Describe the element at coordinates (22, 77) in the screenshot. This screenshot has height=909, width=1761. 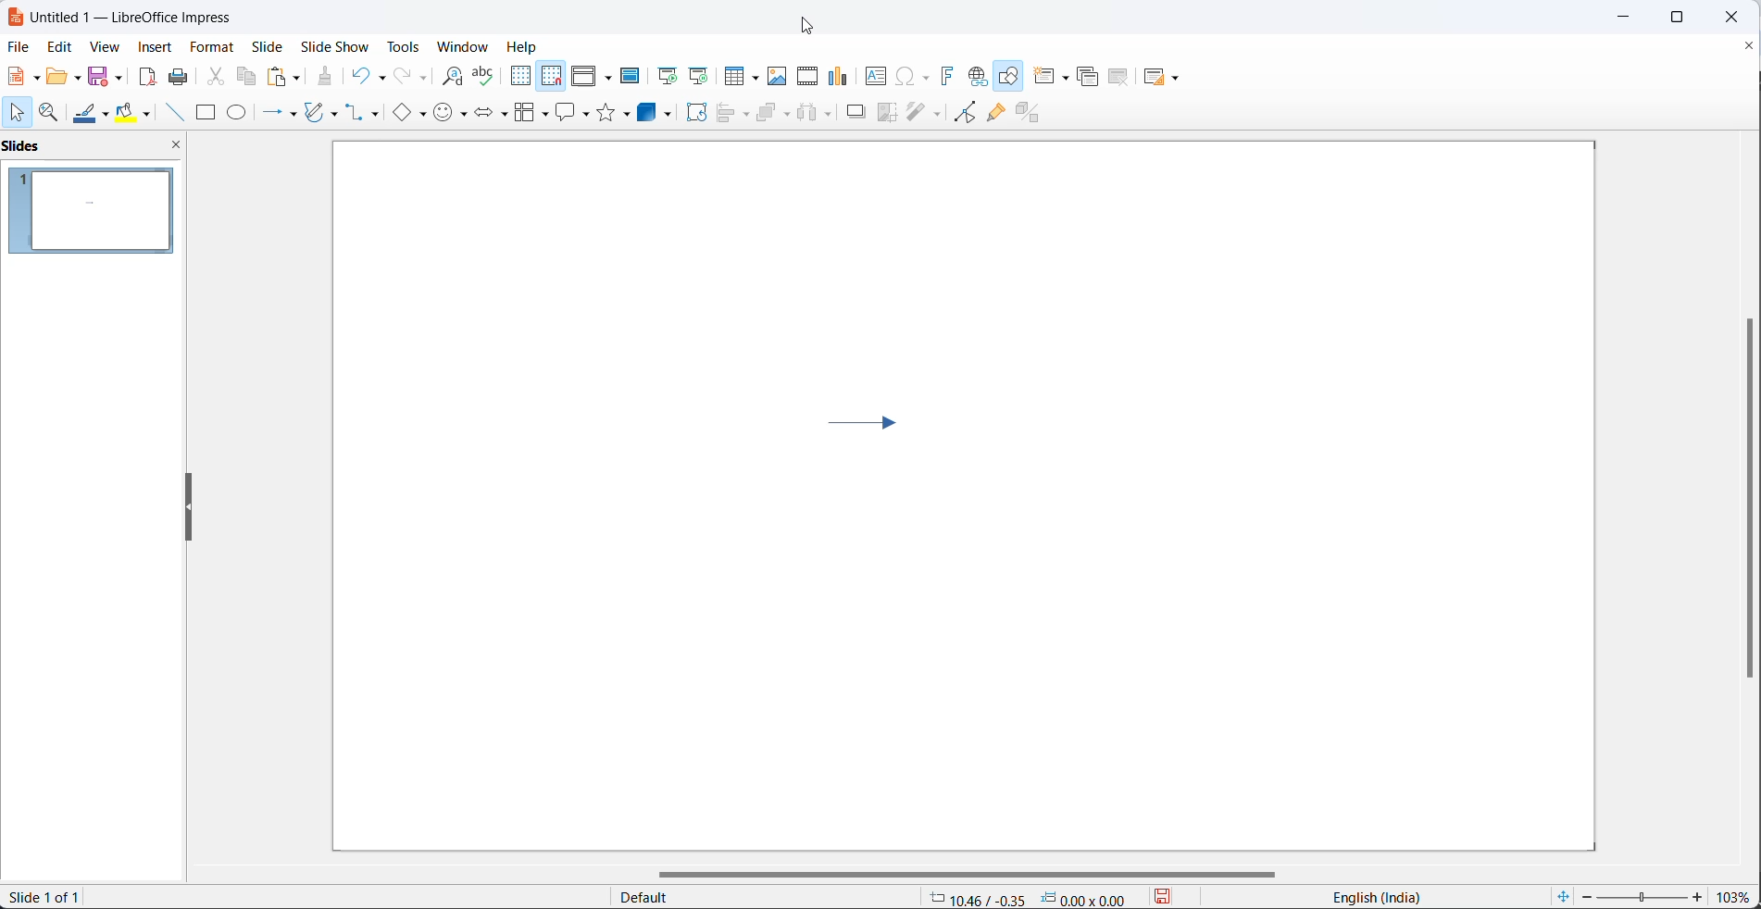
I see `file options` at that location.